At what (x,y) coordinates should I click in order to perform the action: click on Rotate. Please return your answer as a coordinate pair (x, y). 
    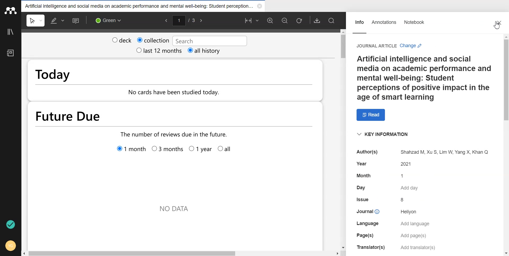
    Looking at the image, I should click on (300, 21).